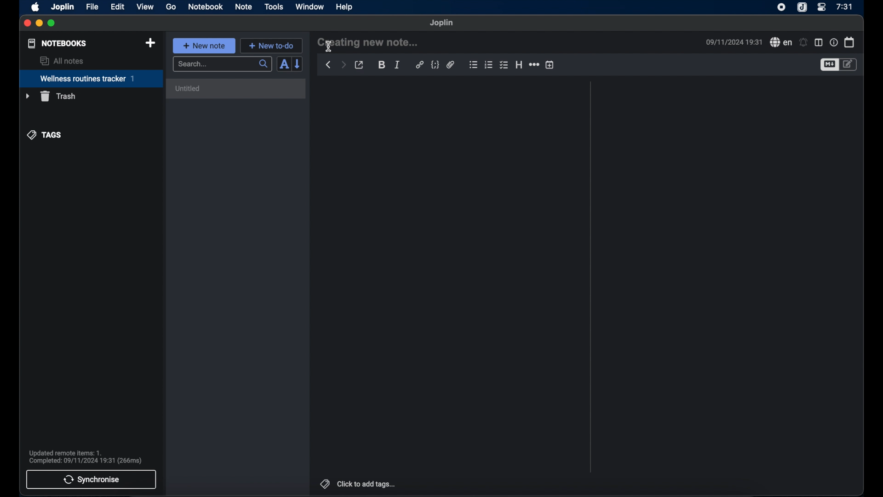  I want to click on window, so click(310, 6).